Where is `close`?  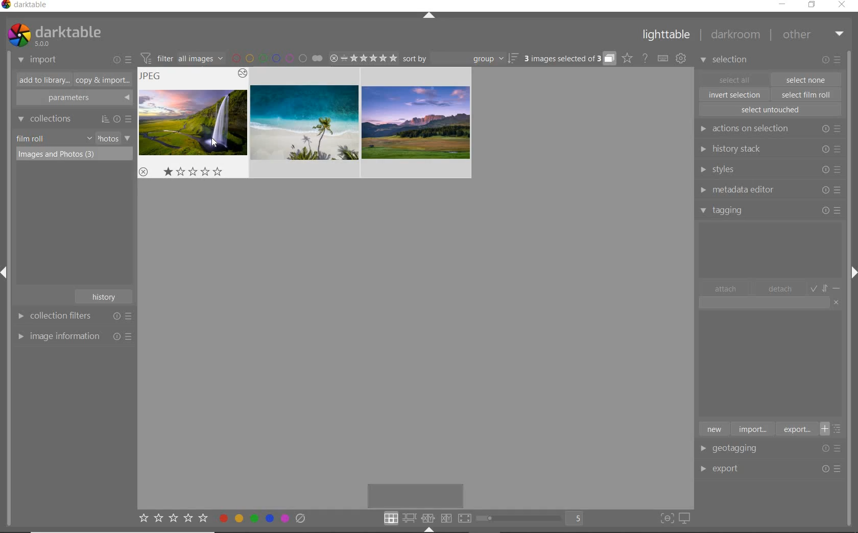
close is located at coordinates (844, 6).